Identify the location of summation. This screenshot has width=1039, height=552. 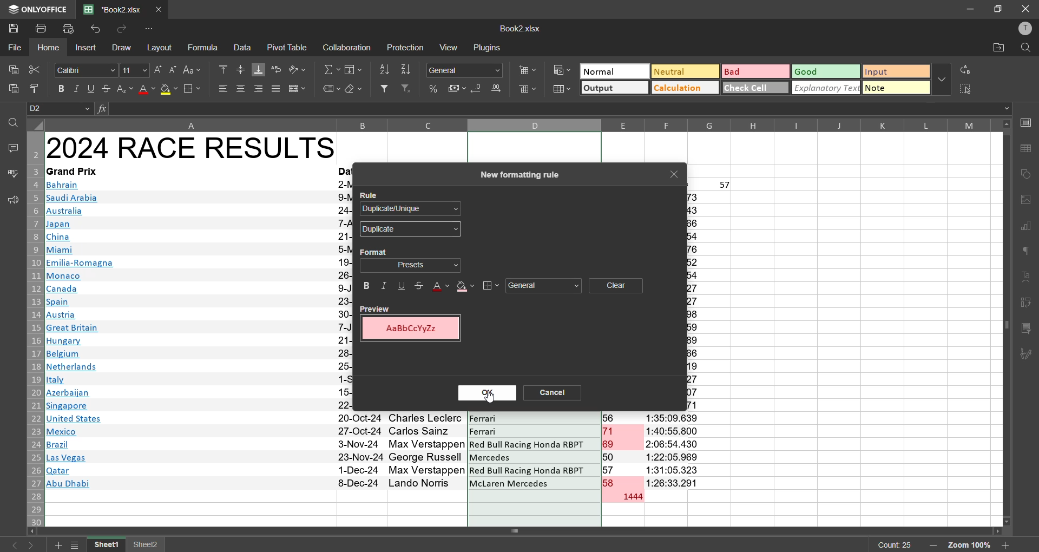
(332, 70).